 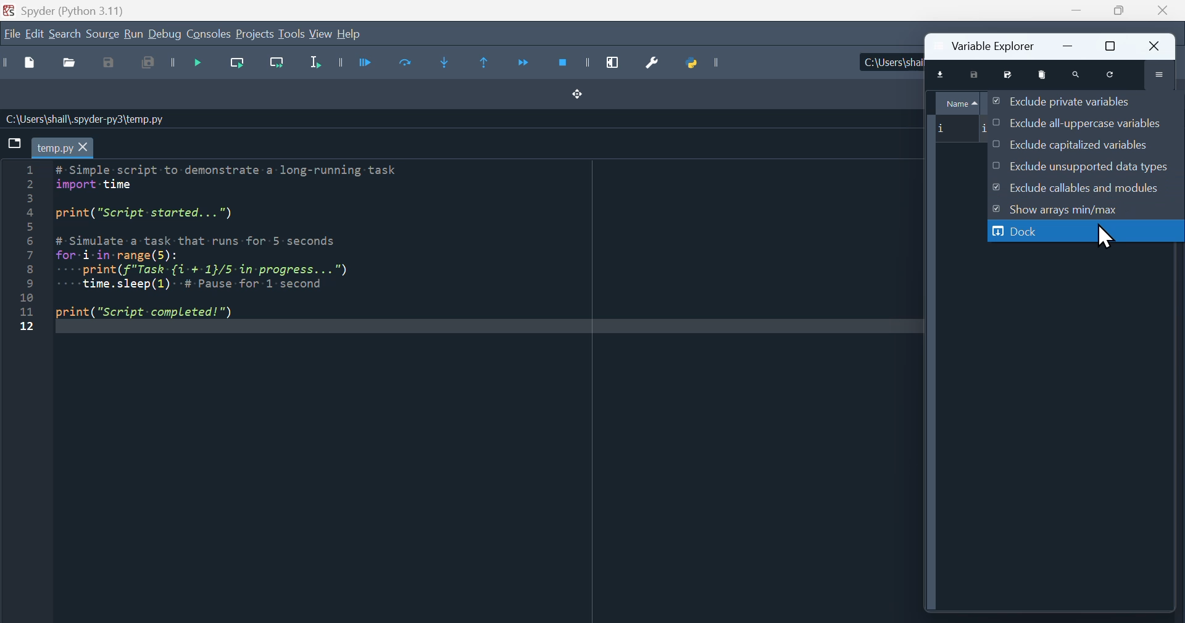 What do you see at coordinates (68, 64) in the screenshot?
I see `Open file` at bounding box center [68, 64].